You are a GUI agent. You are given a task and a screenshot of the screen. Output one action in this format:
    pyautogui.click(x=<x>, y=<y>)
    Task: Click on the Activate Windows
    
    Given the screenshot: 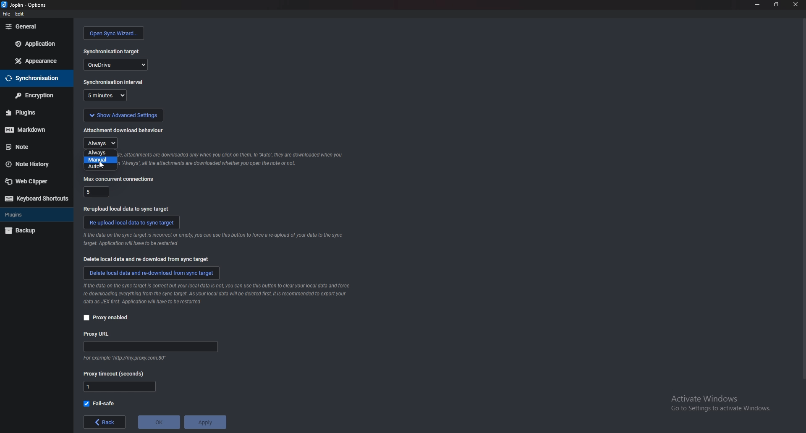 What is the action you would take?
    pyautogui.click(x=715, y=402)
    